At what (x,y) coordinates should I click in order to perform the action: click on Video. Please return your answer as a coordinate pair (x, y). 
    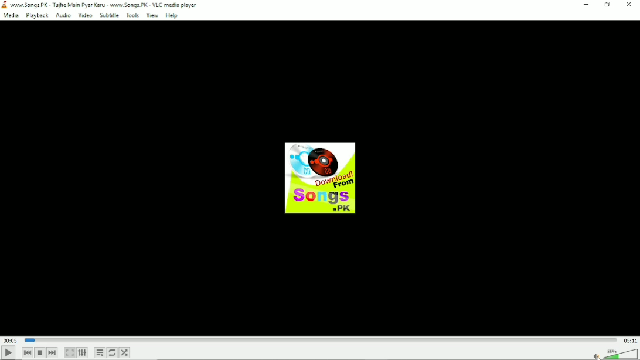
    Looking at the image, I should click on (84, 15).